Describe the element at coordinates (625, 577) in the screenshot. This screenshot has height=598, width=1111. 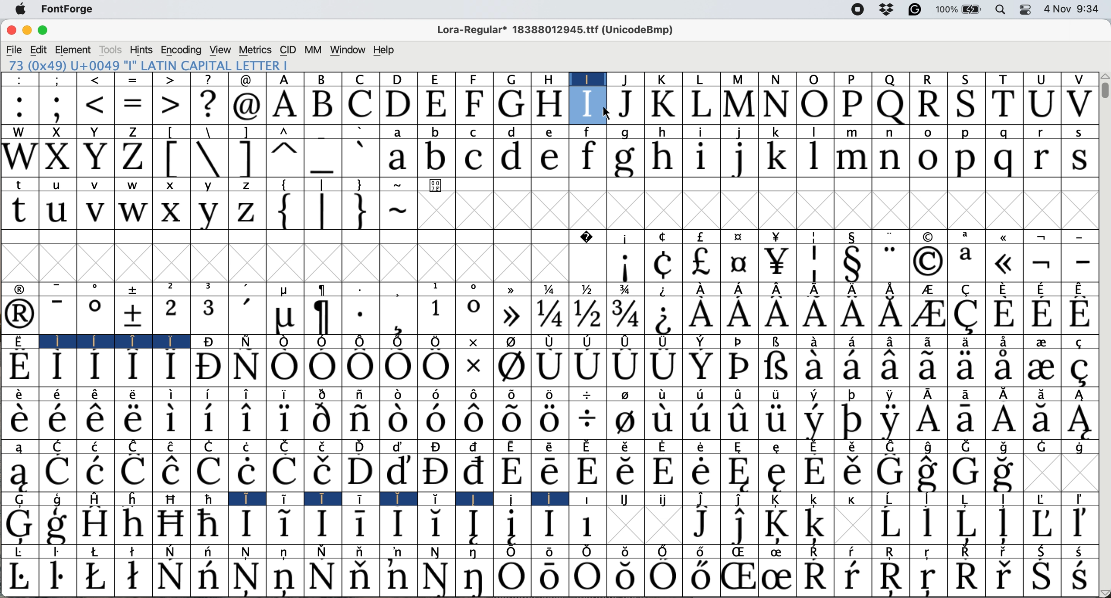
I see `Symbol` at that location.